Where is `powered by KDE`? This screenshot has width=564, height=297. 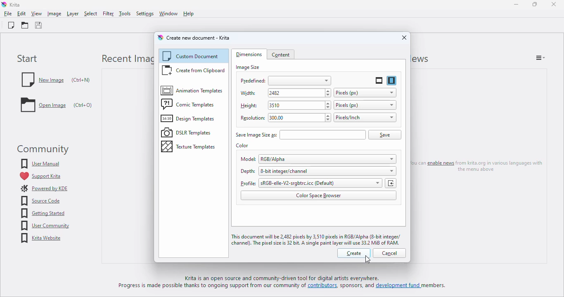
powered by KDE is located at coordinates (44, 189).